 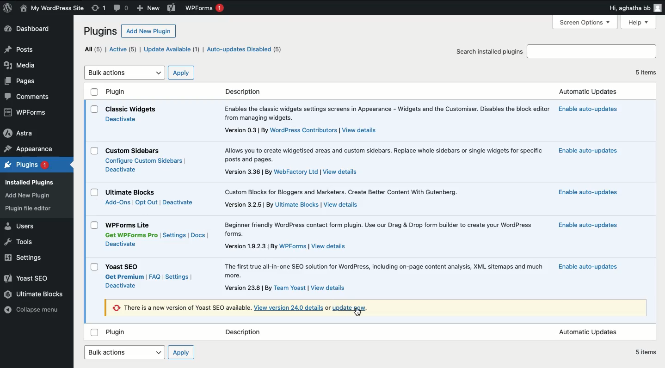 What do you see at coordinates (121, 169) in the screenshot?
I see `Deactive` at bounding box center [121, 169].